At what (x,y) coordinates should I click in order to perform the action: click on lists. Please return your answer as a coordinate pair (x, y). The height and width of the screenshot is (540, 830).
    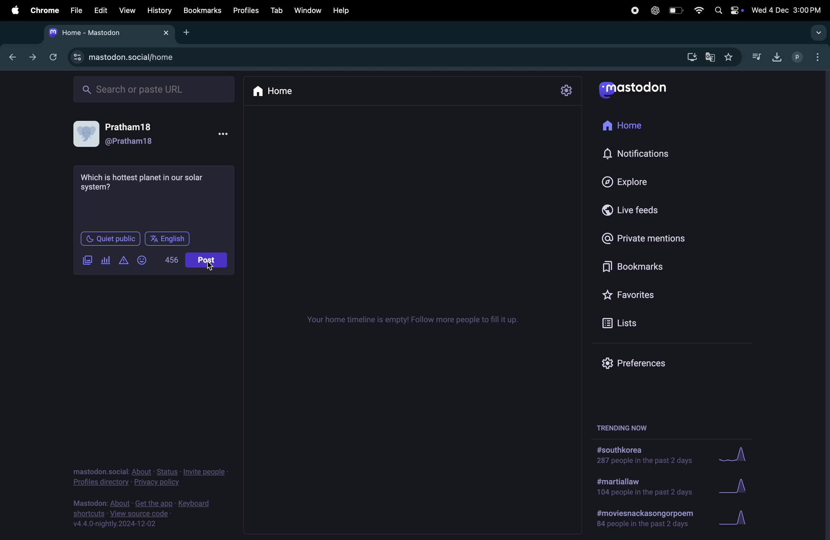
    Looking at the image, I should click on (626, 322).